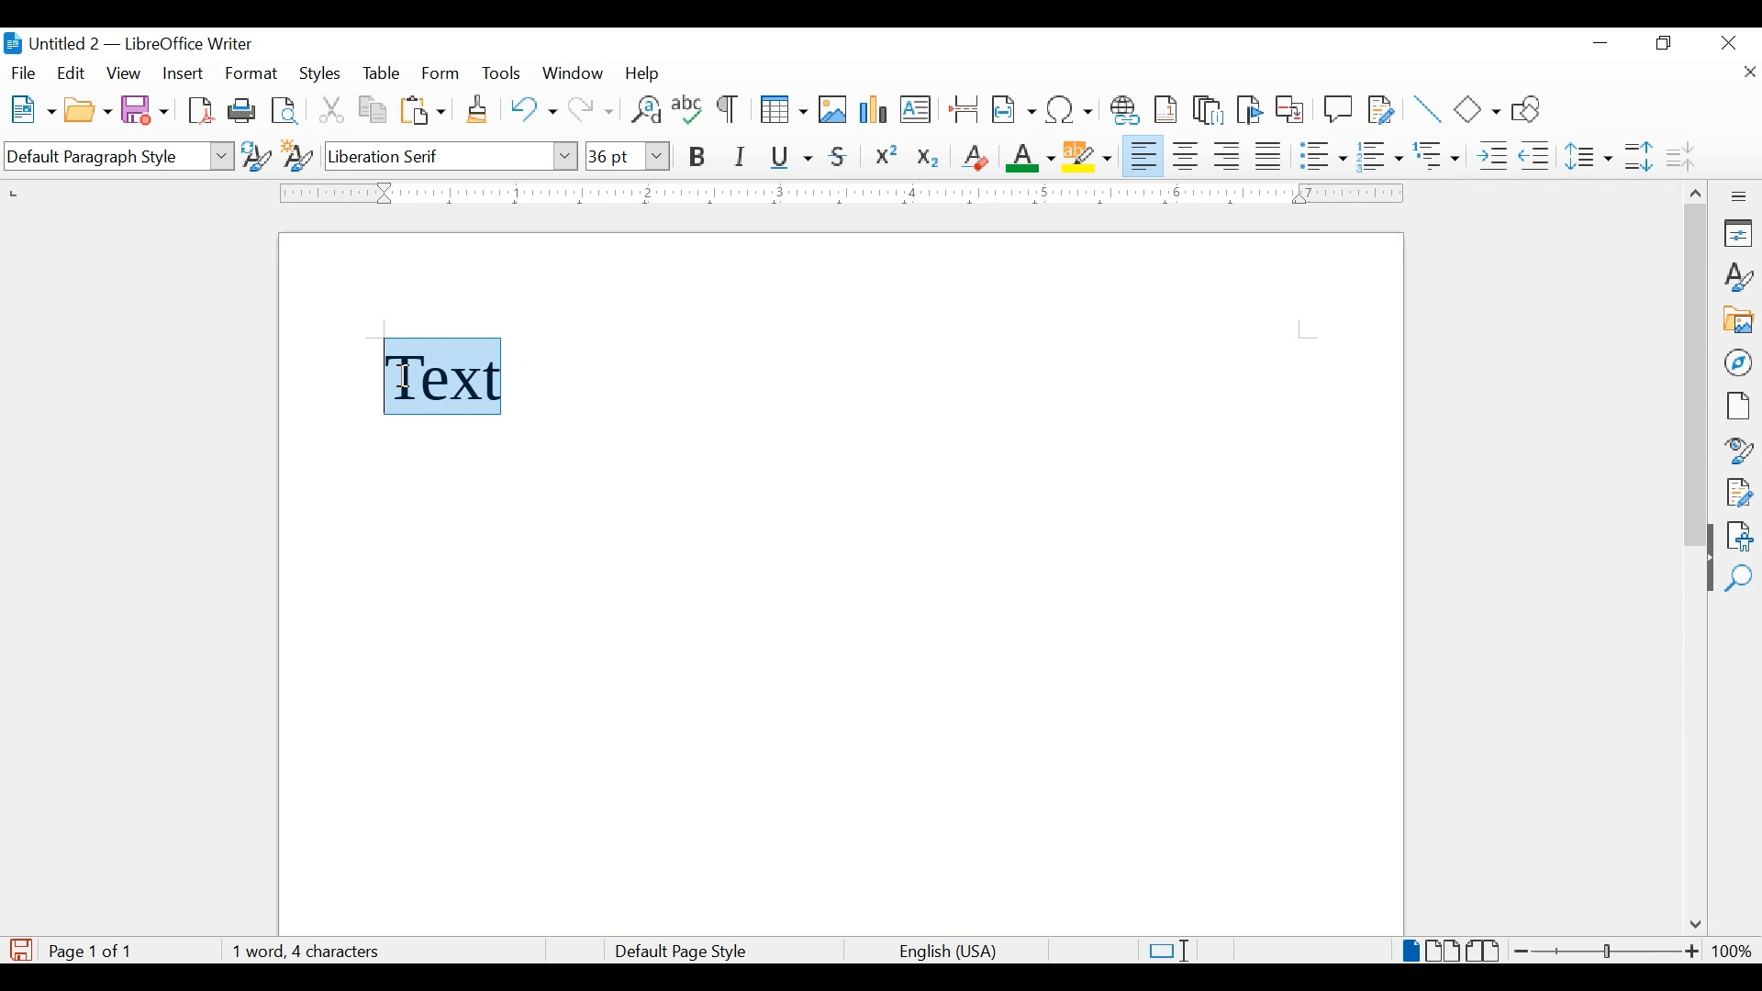 This screenshot has width=1762, height=991. I want to click on close, so click(1730, 41).